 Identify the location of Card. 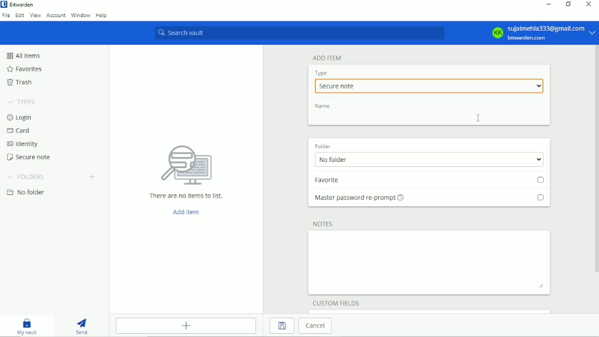
(18, 131).